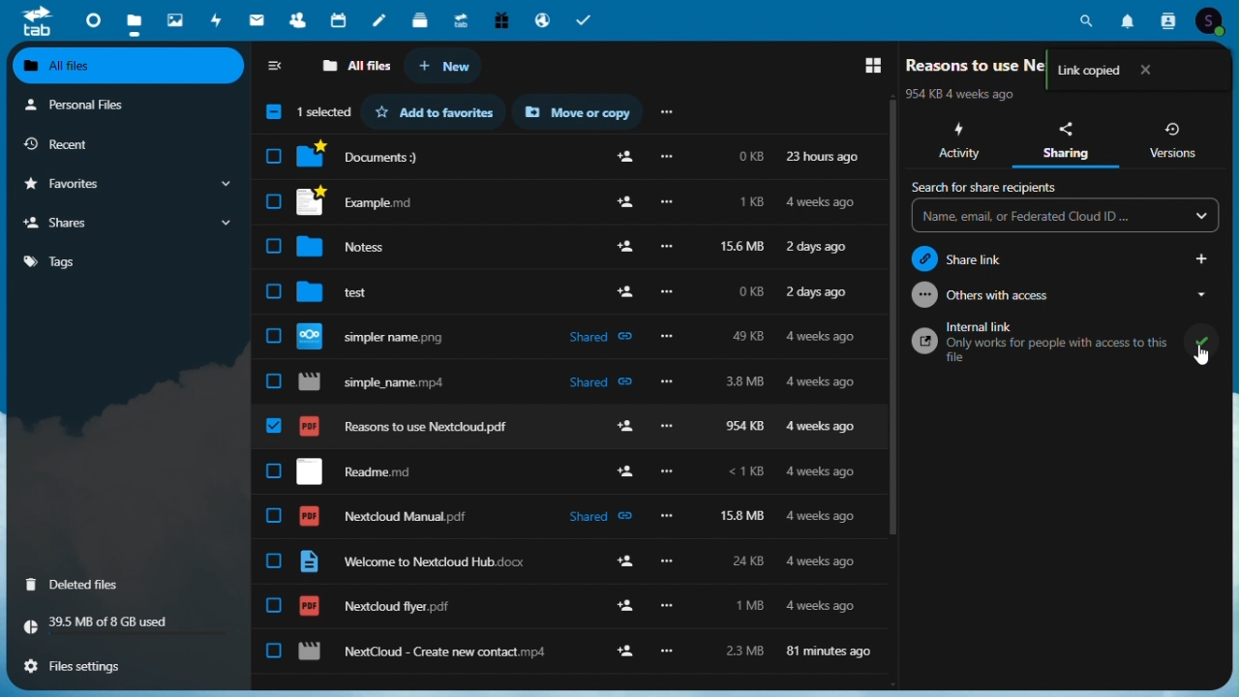 The width and height of the screenshot is (1239, 697). I want to click on more options, so click(670, 608).